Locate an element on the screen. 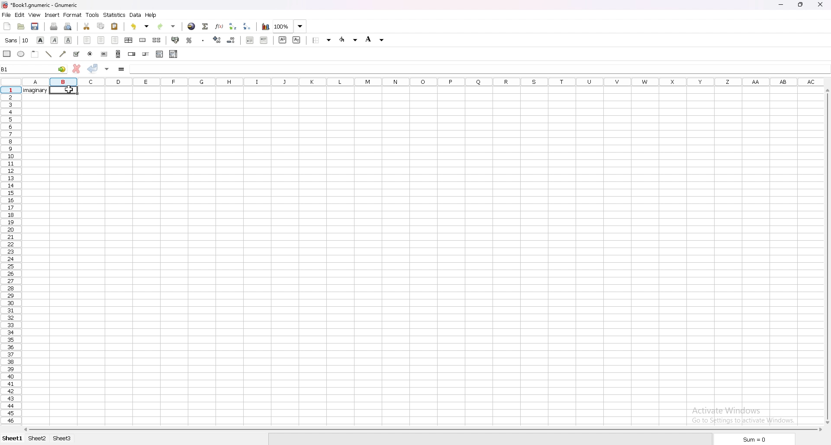  close is located at coordinates (820, 4).